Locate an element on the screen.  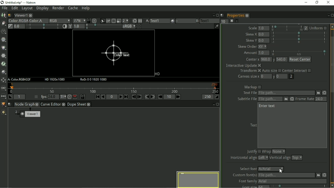
Synchronize timeline frame is located at coordinates (83, 97).